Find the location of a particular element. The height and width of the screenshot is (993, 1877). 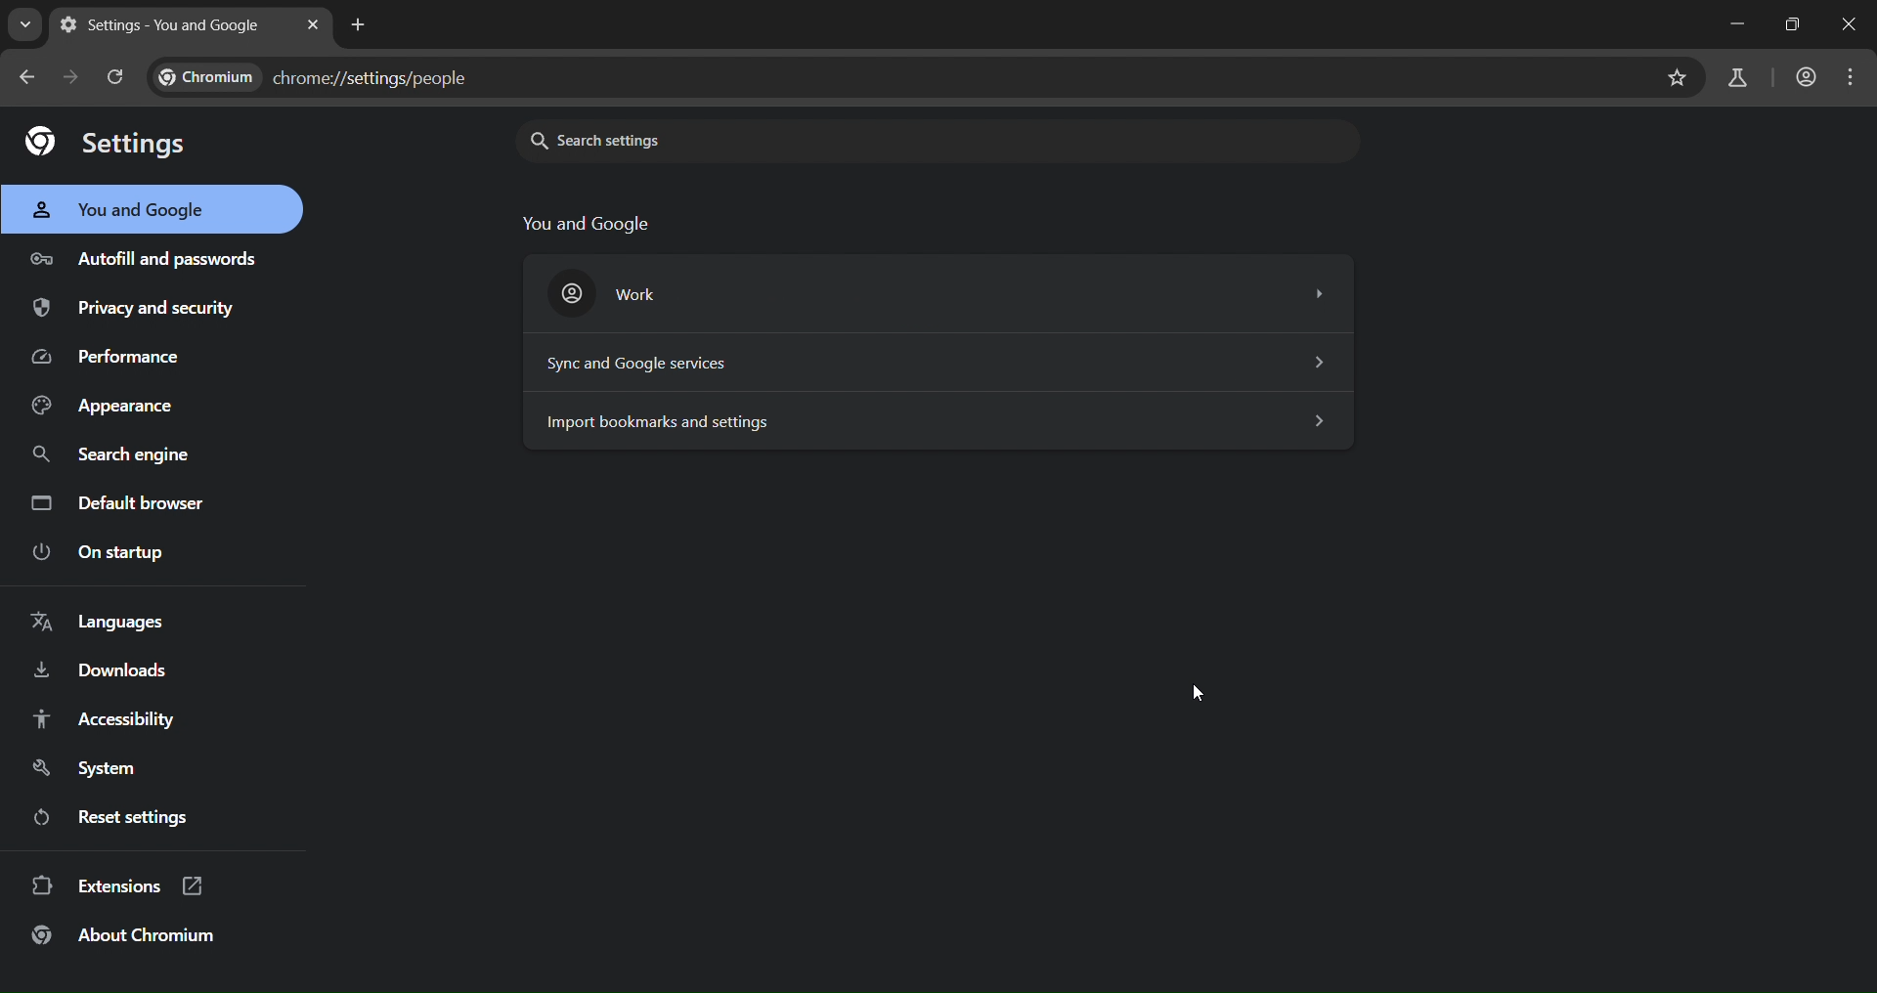

search panel is located at coordinates (340, 78).